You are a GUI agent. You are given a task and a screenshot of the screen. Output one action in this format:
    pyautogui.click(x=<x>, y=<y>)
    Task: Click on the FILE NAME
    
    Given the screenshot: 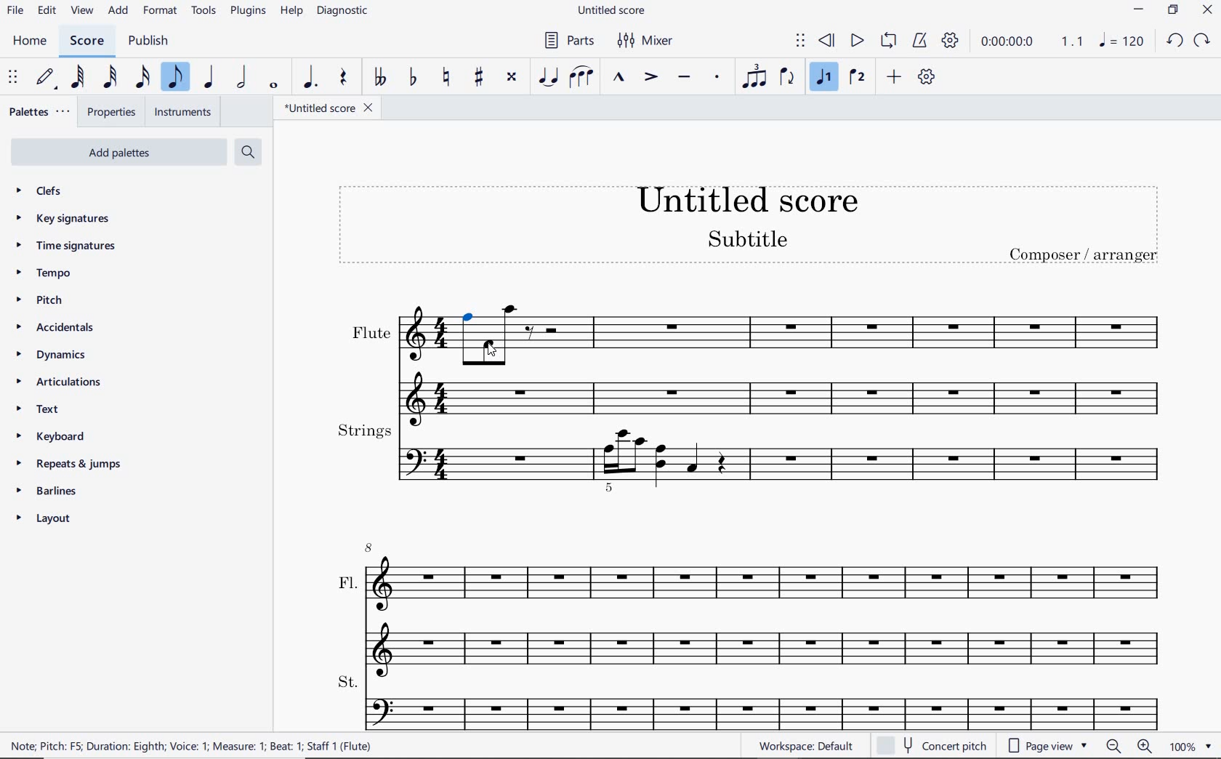 What is the action you would take?
    pyautogui.click(x=332, y=108)
    